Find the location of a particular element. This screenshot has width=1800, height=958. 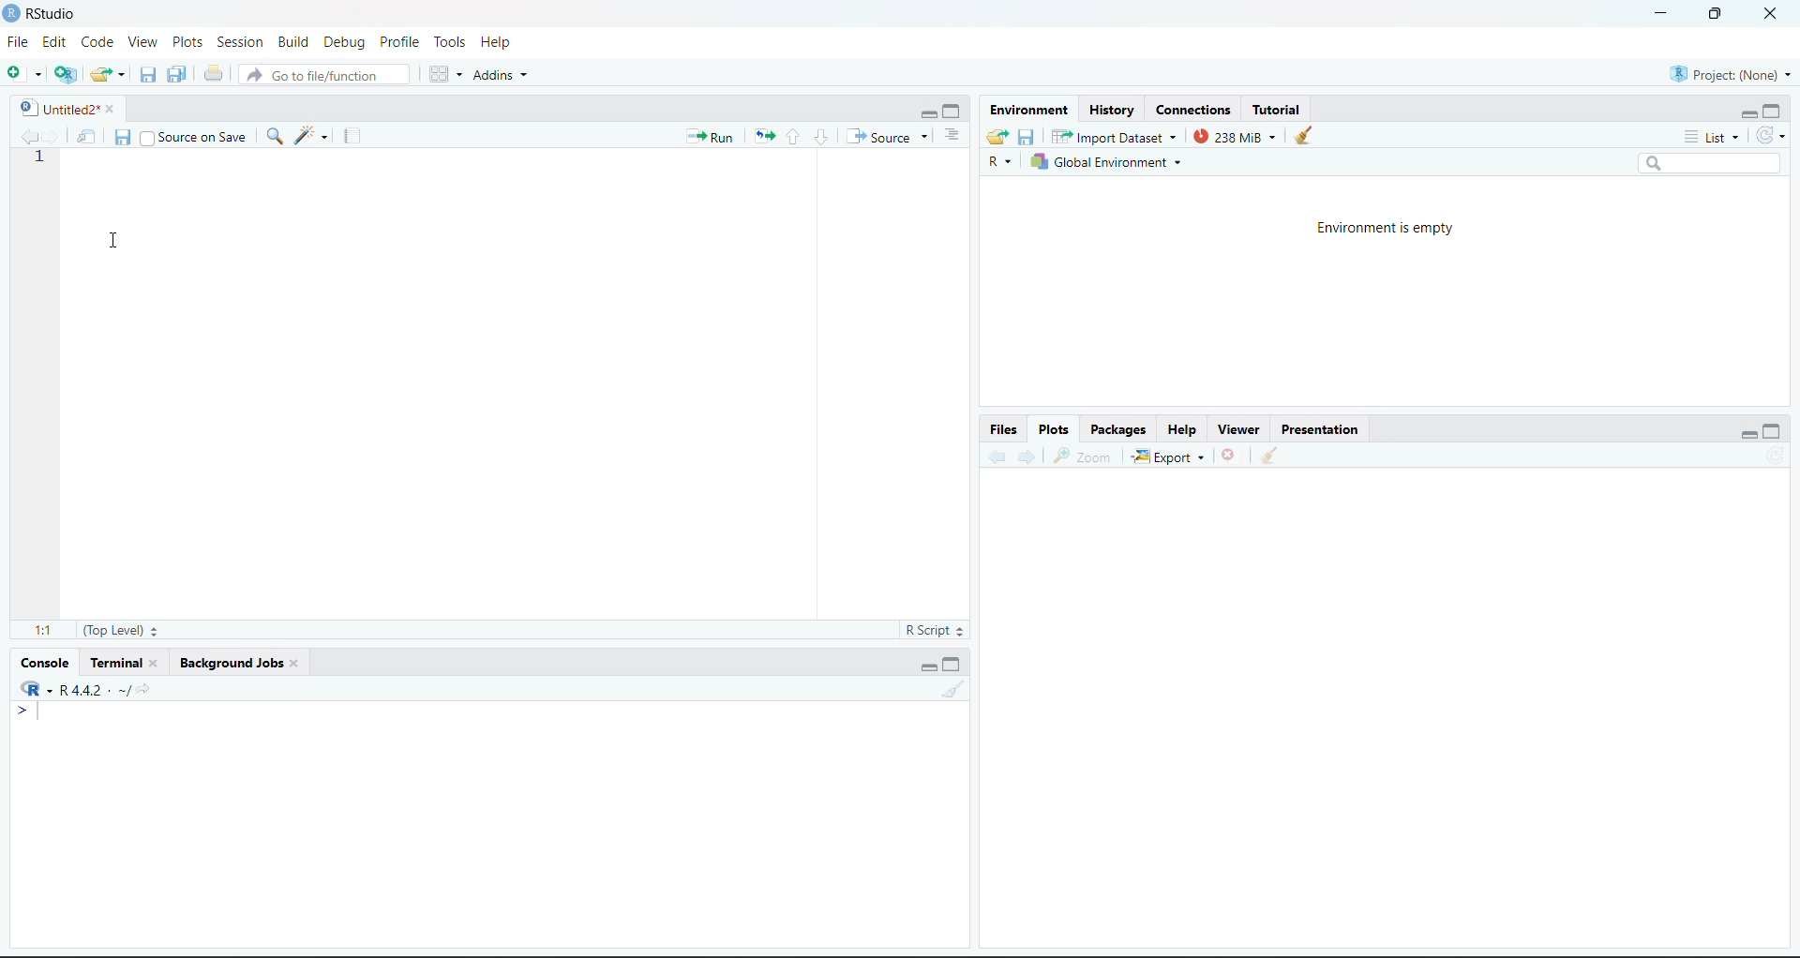

minimize is located at coordinates (926, 113).